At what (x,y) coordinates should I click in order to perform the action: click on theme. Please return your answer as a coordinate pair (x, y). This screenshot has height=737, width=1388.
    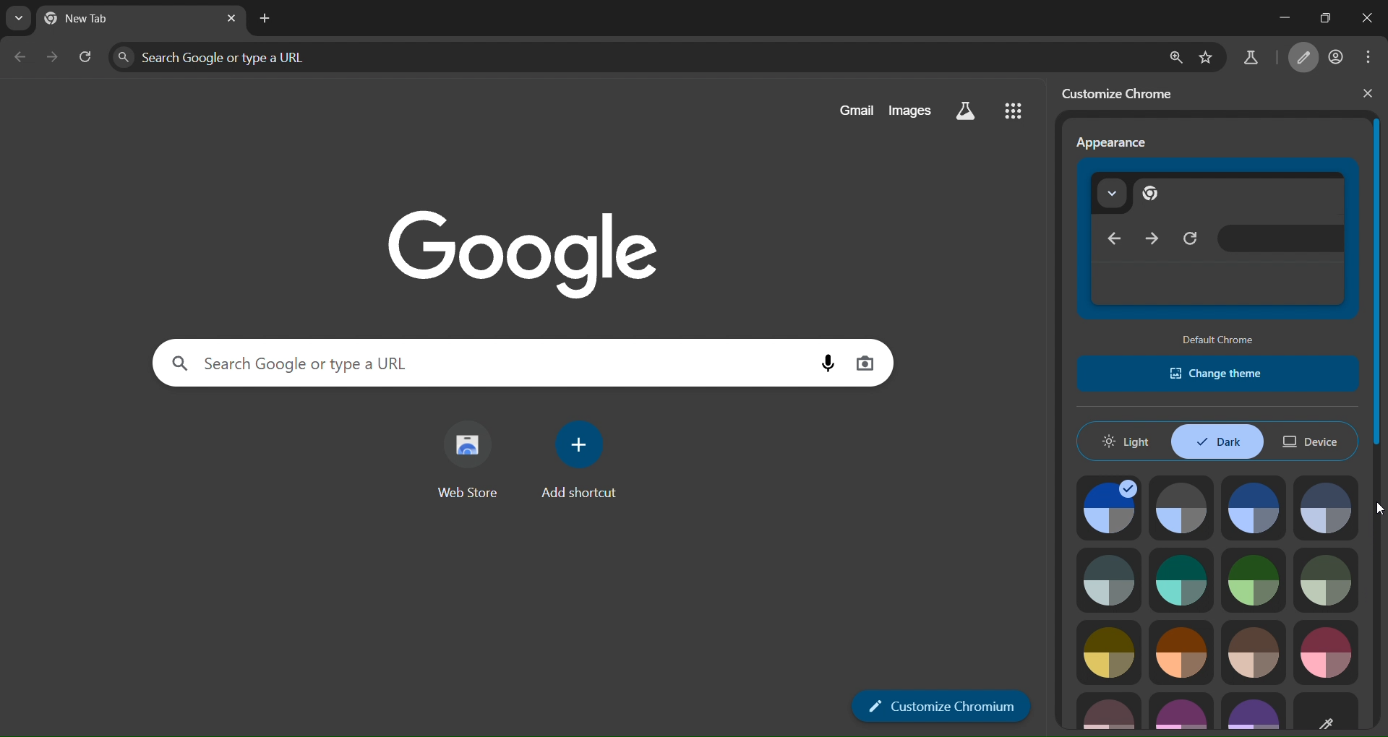
    Looking at the image, I should click on (1111, 579).